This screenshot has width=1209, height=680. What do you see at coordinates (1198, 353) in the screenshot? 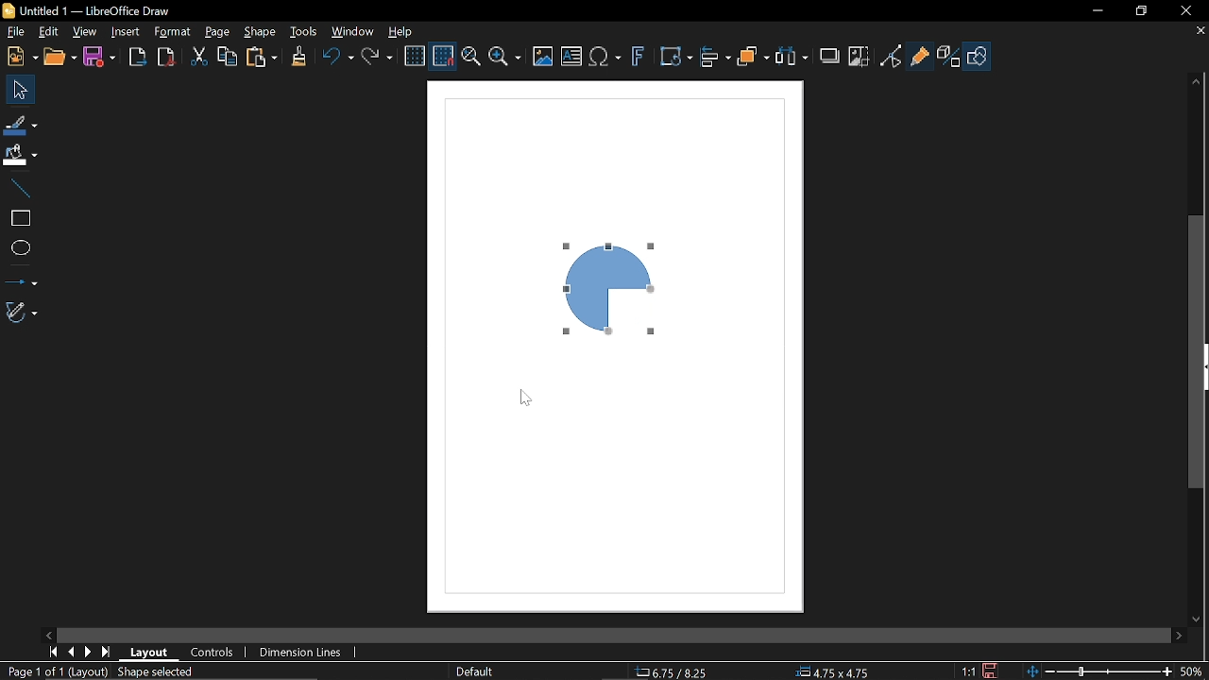
I see `vertical scrollbar` at bounding box center [1198, 353].